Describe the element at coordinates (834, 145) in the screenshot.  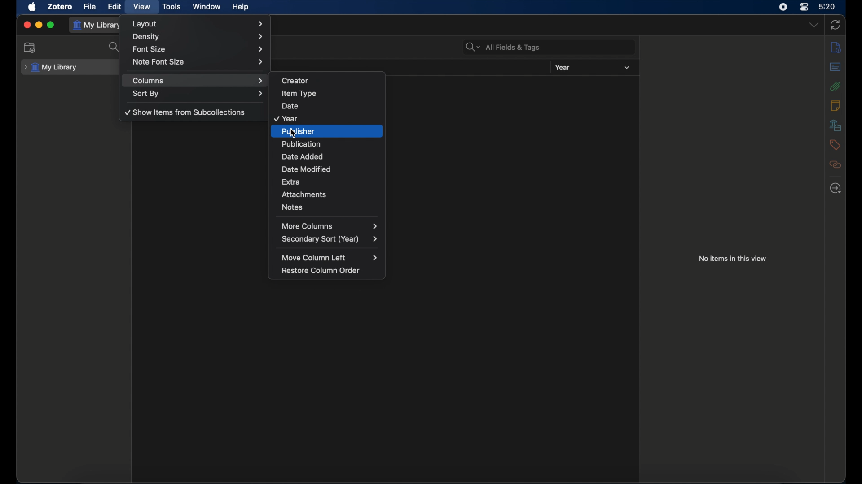
I see `tags` at that location.